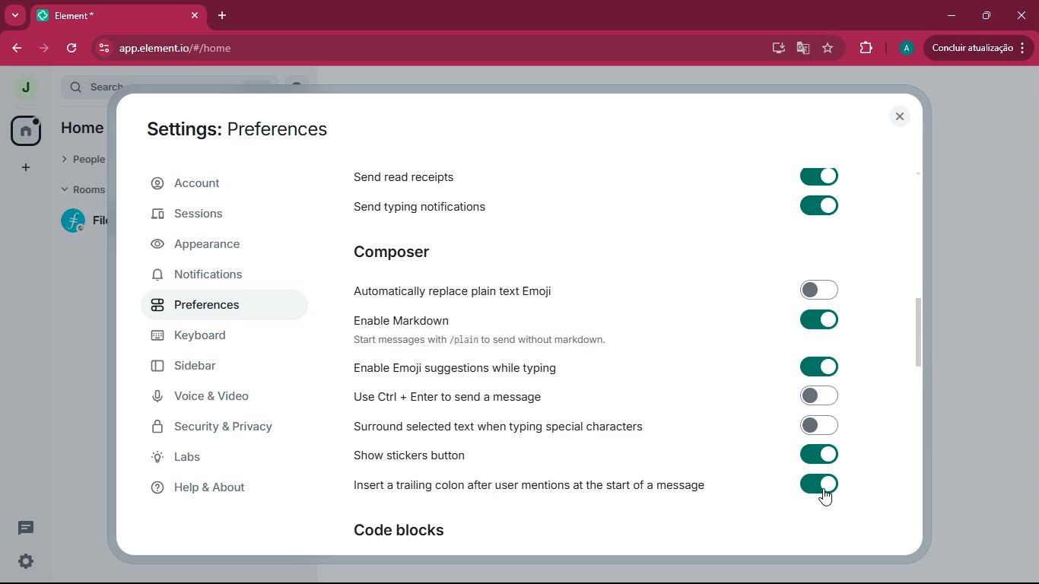  Describe the element at coordinates (595, 425) in the screenshot. I see `Surround selected text when typing special characters` at that location.